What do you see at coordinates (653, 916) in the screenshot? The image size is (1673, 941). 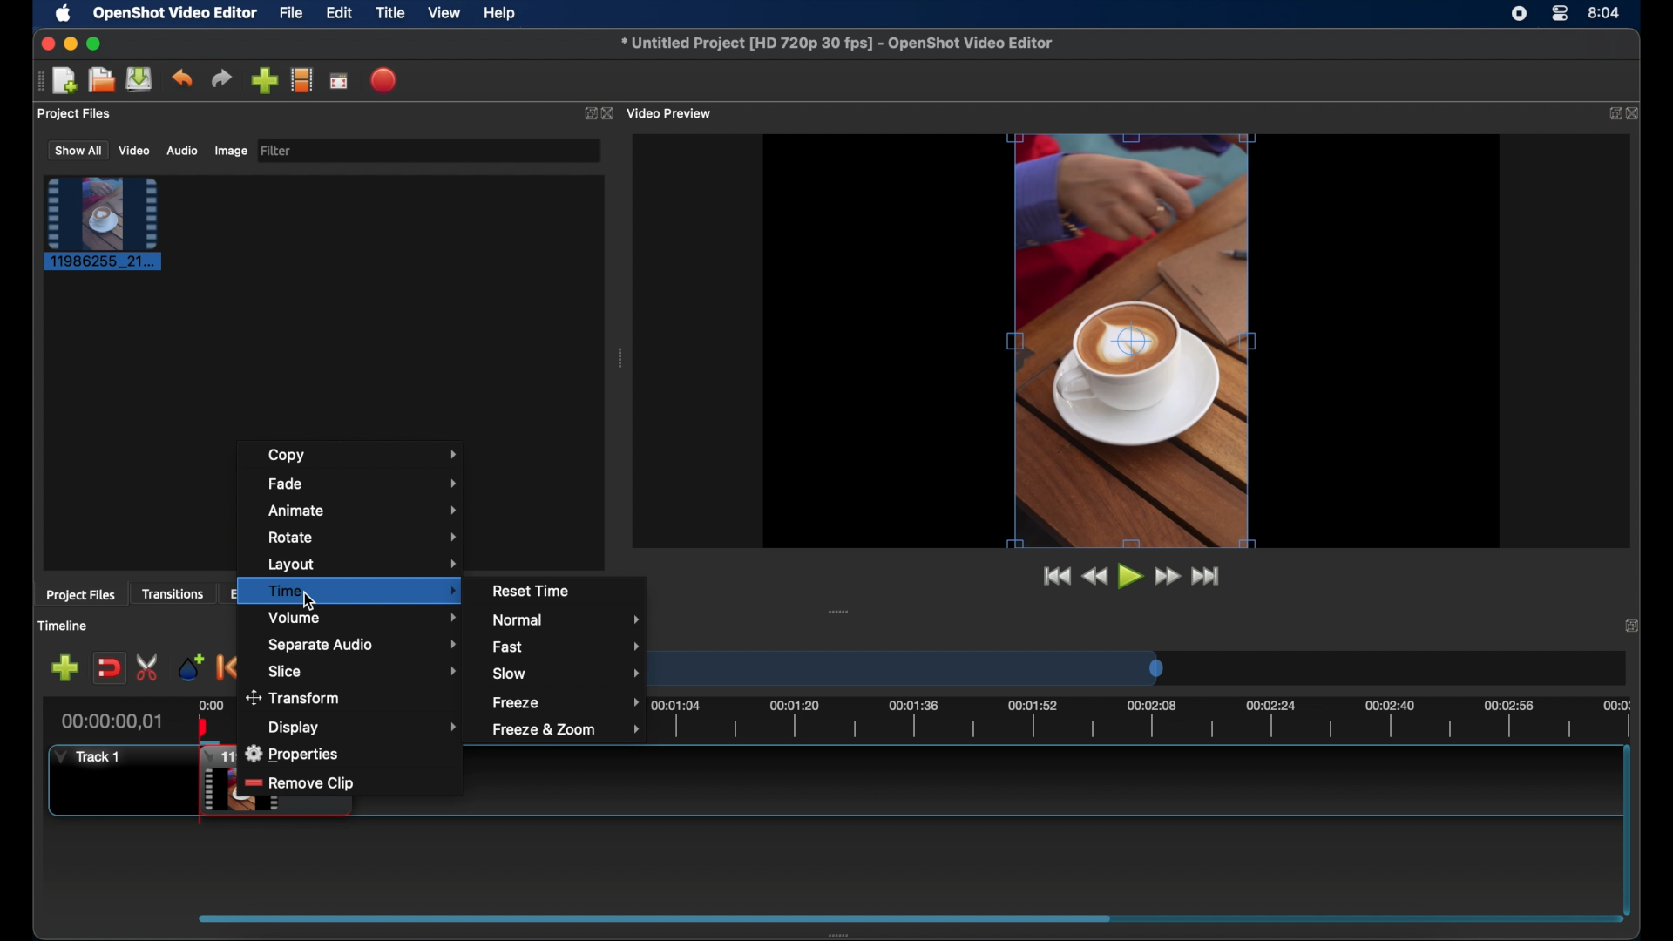 I see `scroll box` at bounding box center [653, 916].